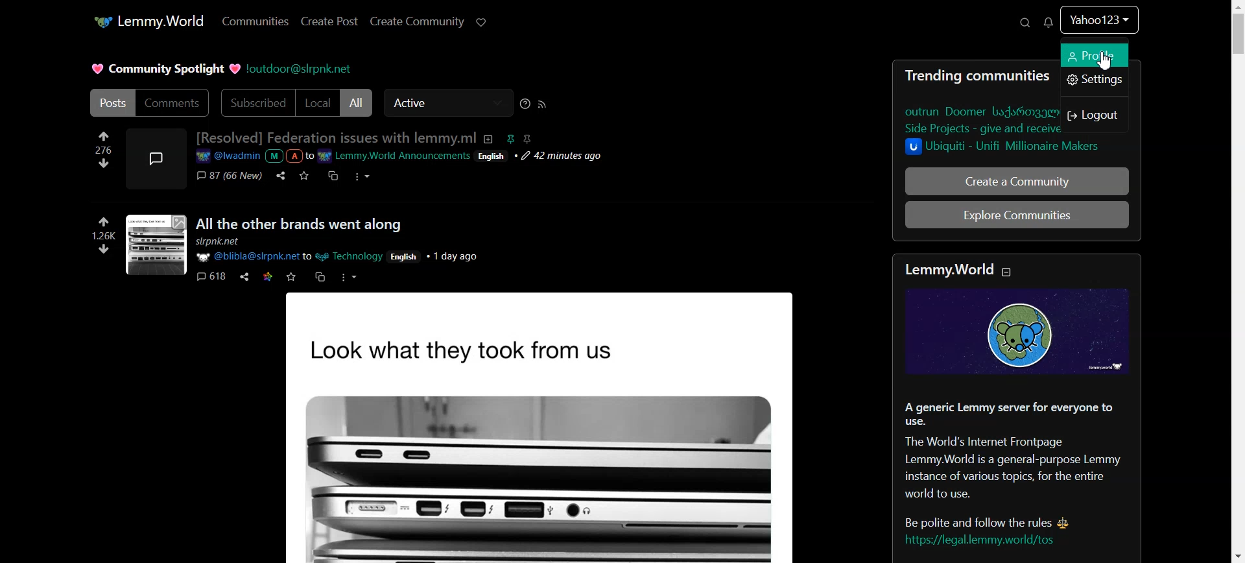 The height and width of the screenshot is (563, 1245). What do you see at coordinates (230, 175) in the screenshot?
I see `Comment` at bounding box center [230, 175].